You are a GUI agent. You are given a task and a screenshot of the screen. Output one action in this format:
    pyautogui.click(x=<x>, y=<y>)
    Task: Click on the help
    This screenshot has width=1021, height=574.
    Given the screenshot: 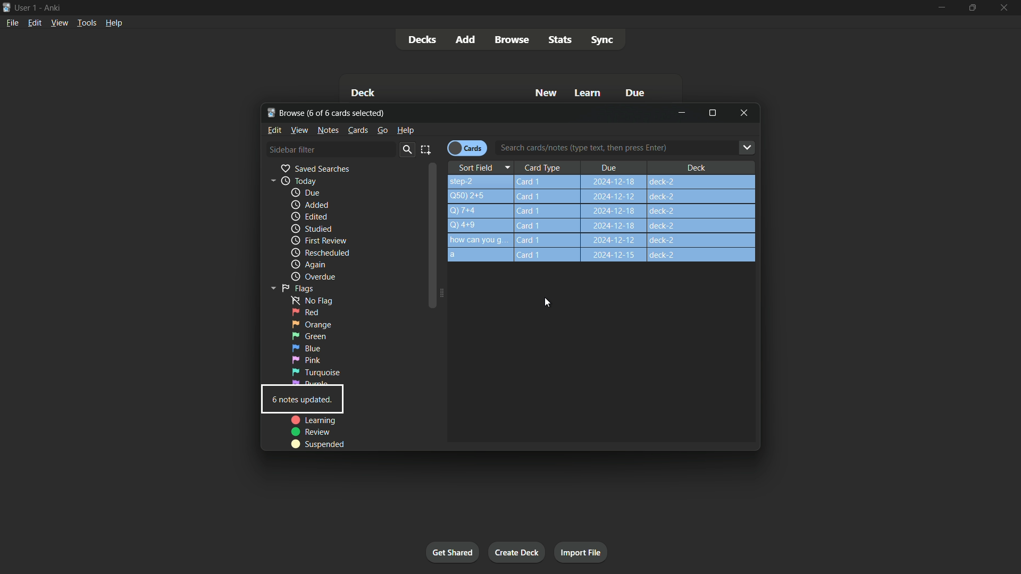 What is the action you would take?
    pyautogui.click(x=405, y=130)
    